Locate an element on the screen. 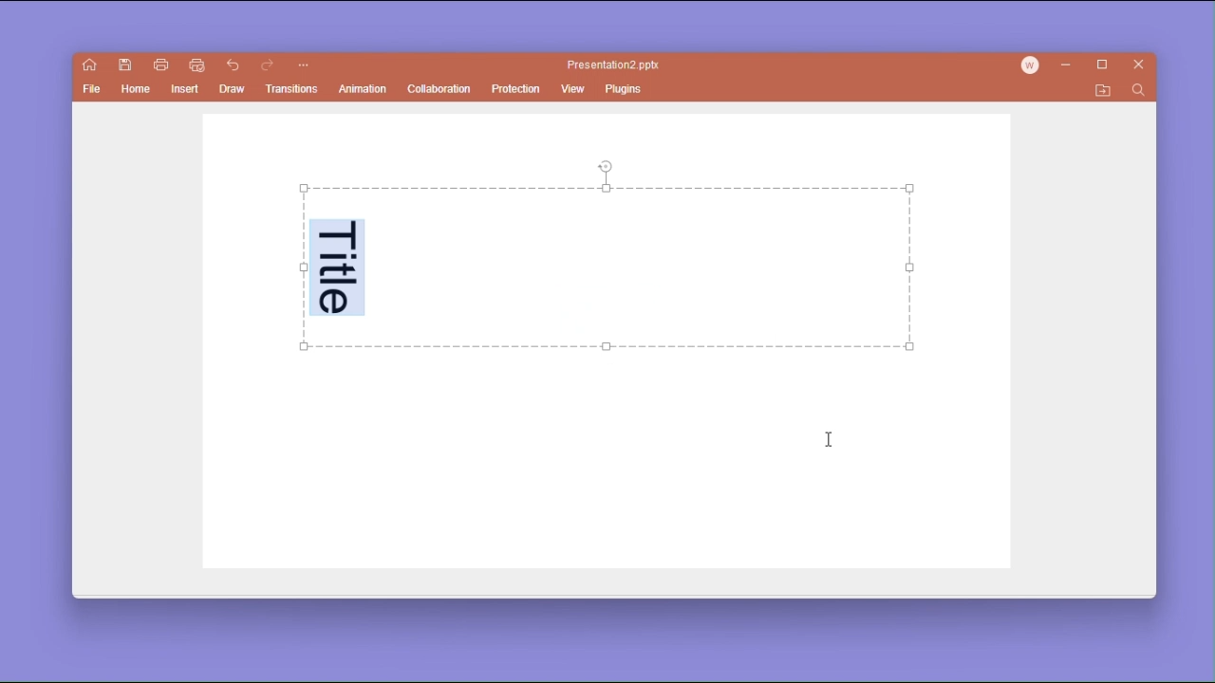  Up rotated title text is located at coordinates (337, 266).